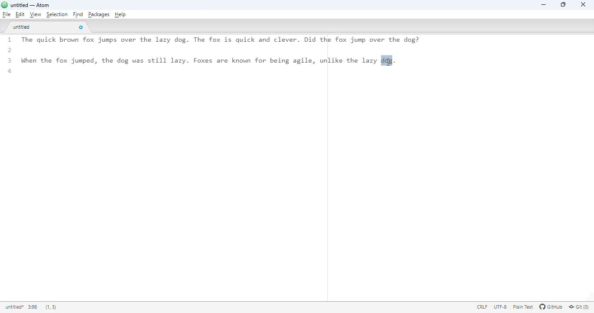 The width and height of the screenshot is (594, 313). Describe the element at coordinates (543, 5) in the screenshot. I see `minimize` at that location.